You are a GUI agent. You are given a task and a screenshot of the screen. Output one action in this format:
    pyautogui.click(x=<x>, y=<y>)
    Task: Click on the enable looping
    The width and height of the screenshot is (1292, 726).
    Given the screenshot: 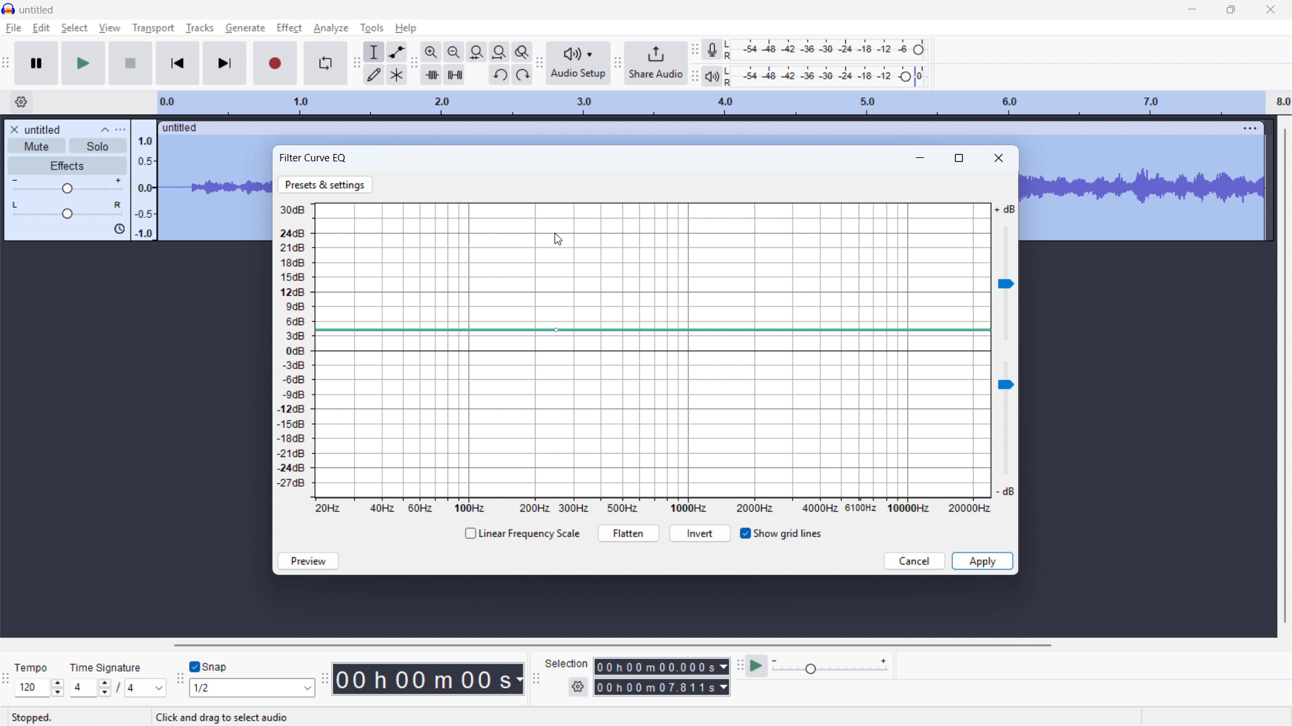 What is the action you would take?
    pyautogui.click(x=326, y=63)
    